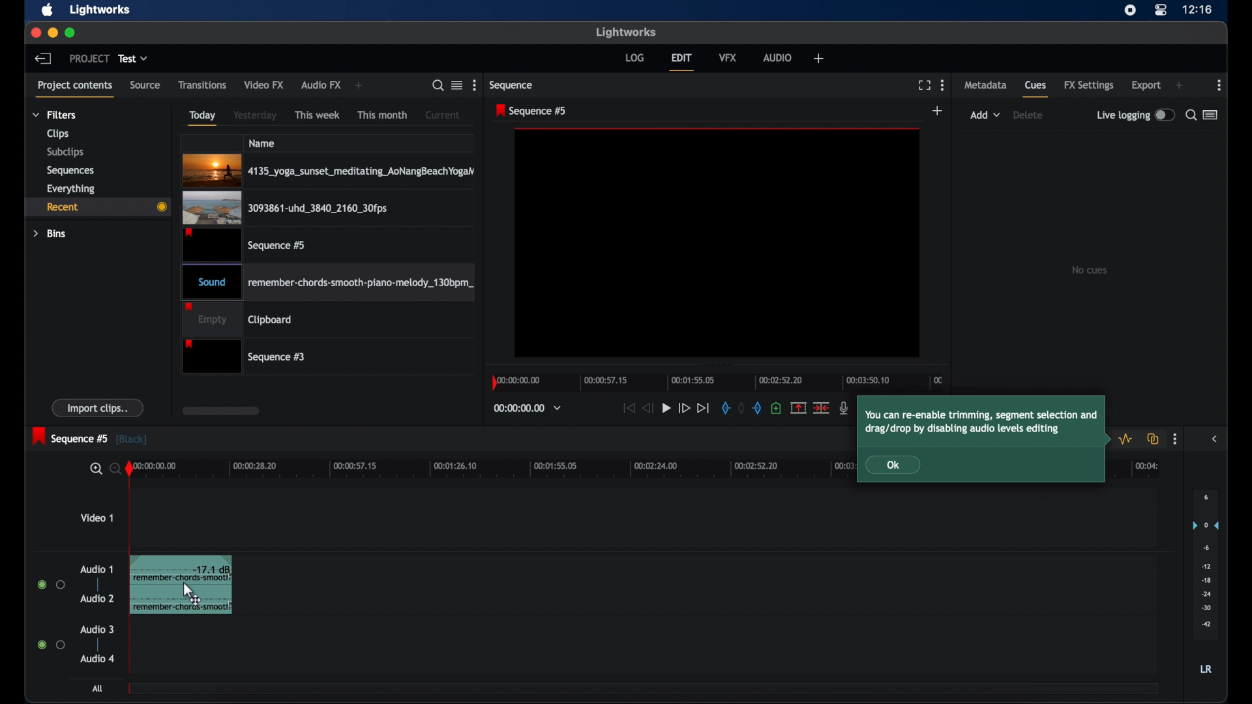  Describe the element at coordinates (438, 85) in the screenshot. I see `search` at that location.